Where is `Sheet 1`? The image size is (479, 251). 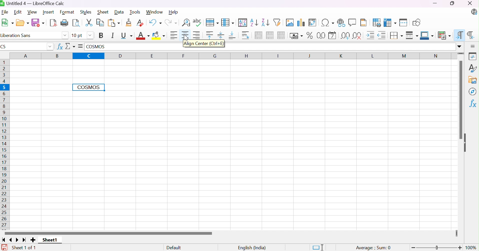 Sheet 1 is located at coordinates (50, 240).